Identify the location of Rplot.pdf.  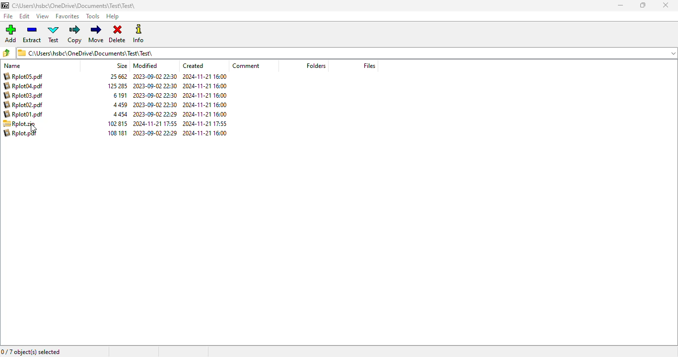
(21, 133).